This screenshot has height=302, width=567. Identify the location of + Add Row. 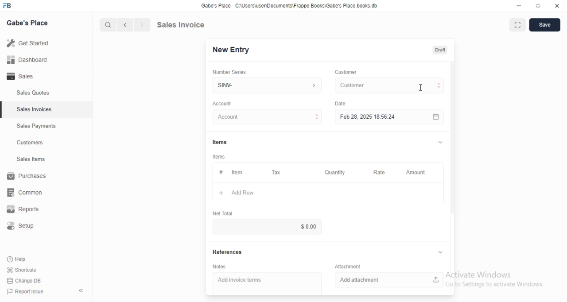
(247, 193).